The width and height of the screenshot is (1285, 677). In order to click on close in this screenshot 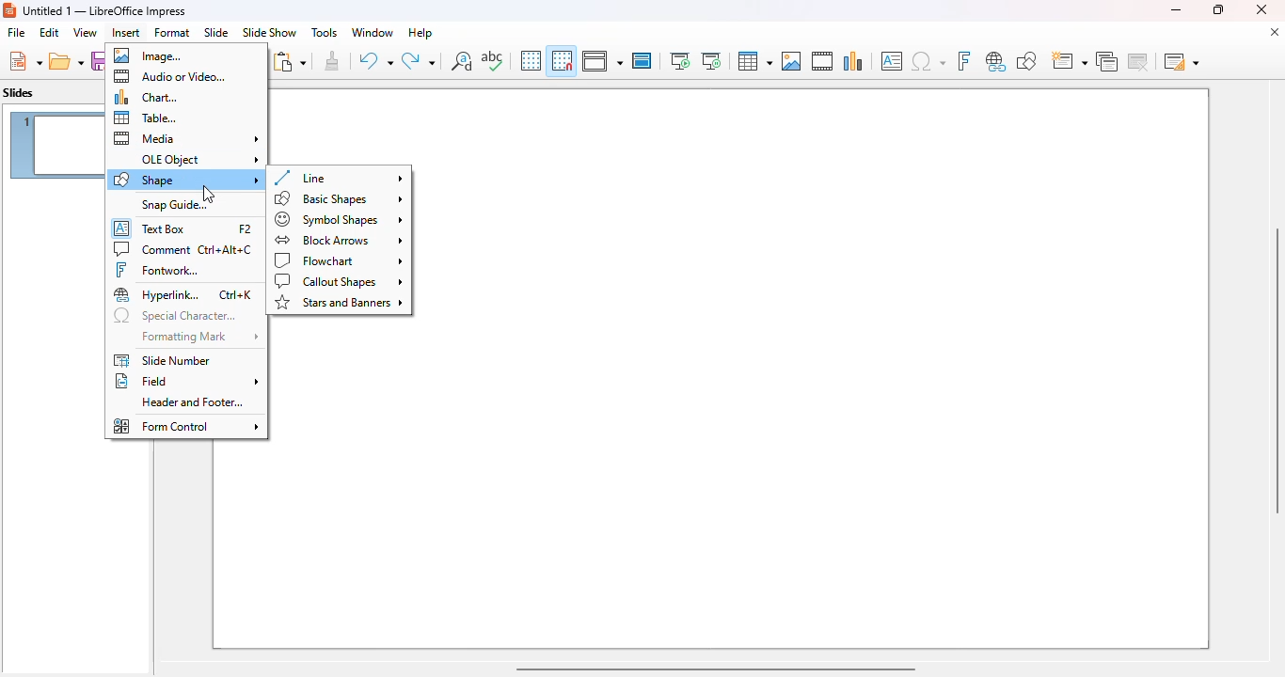, I will do `click(1261, 9)`.